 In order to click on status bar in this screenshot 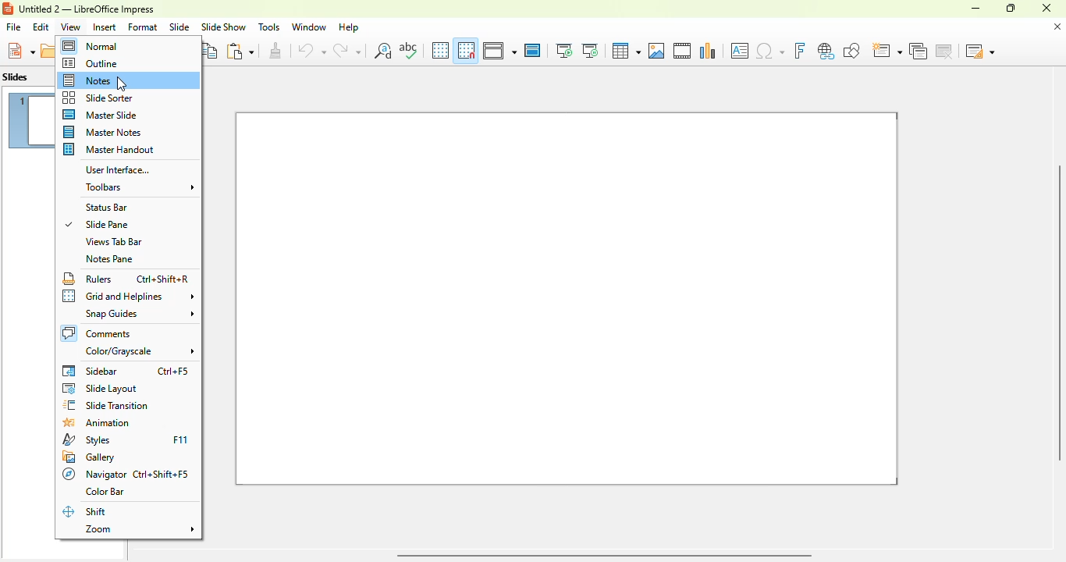, I will do `click(108, 207)`.